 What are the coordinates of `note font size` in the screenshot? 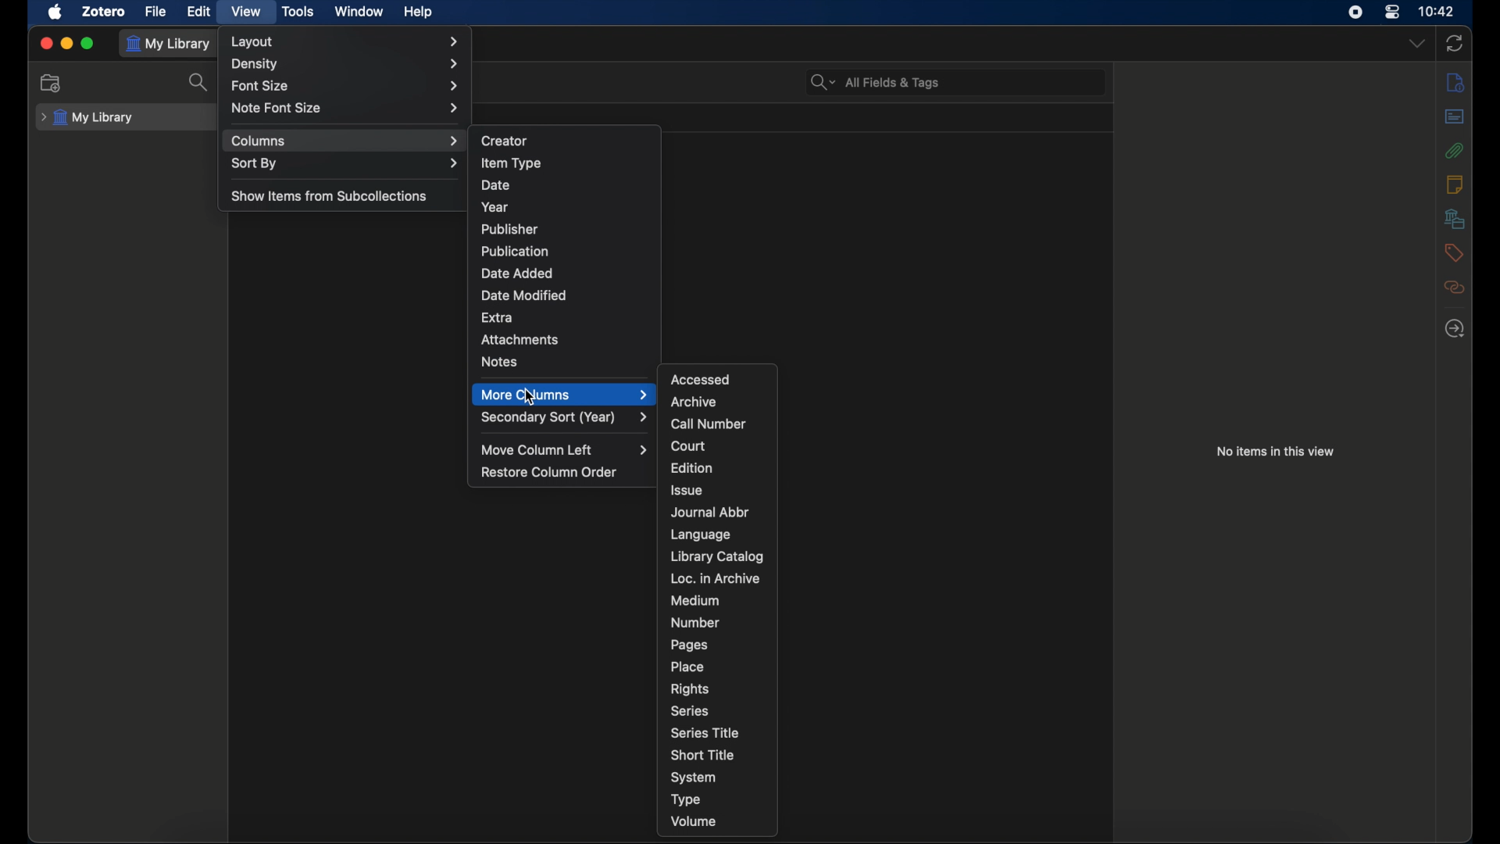 It's located at (345, 108).